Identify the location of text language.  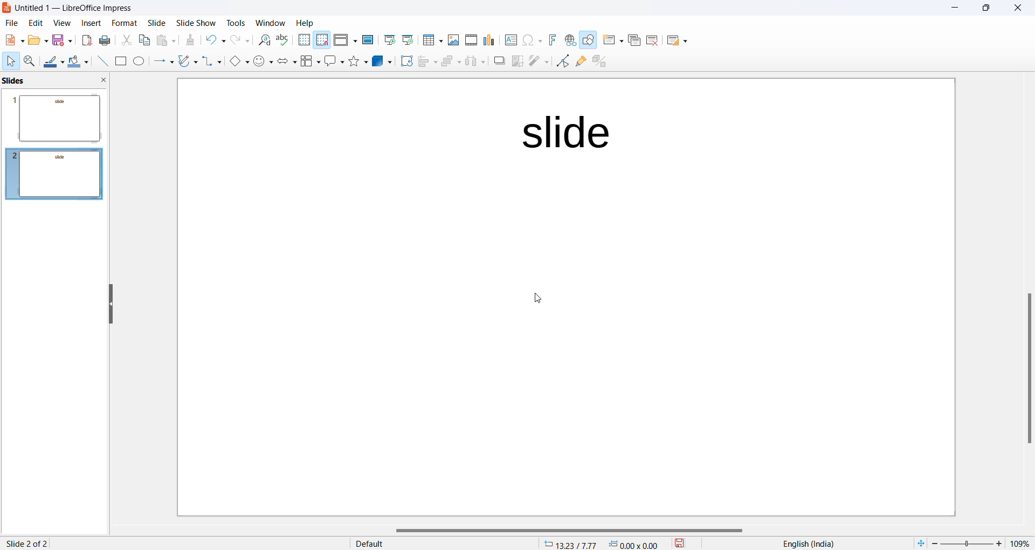
(811, 543).